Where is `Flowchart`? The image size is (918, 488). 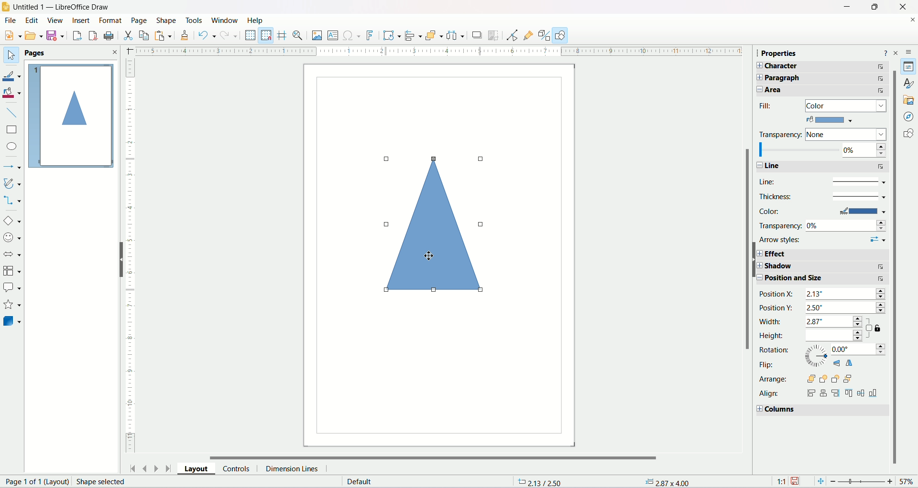
Flowchart is located at coordinates (12, 269).